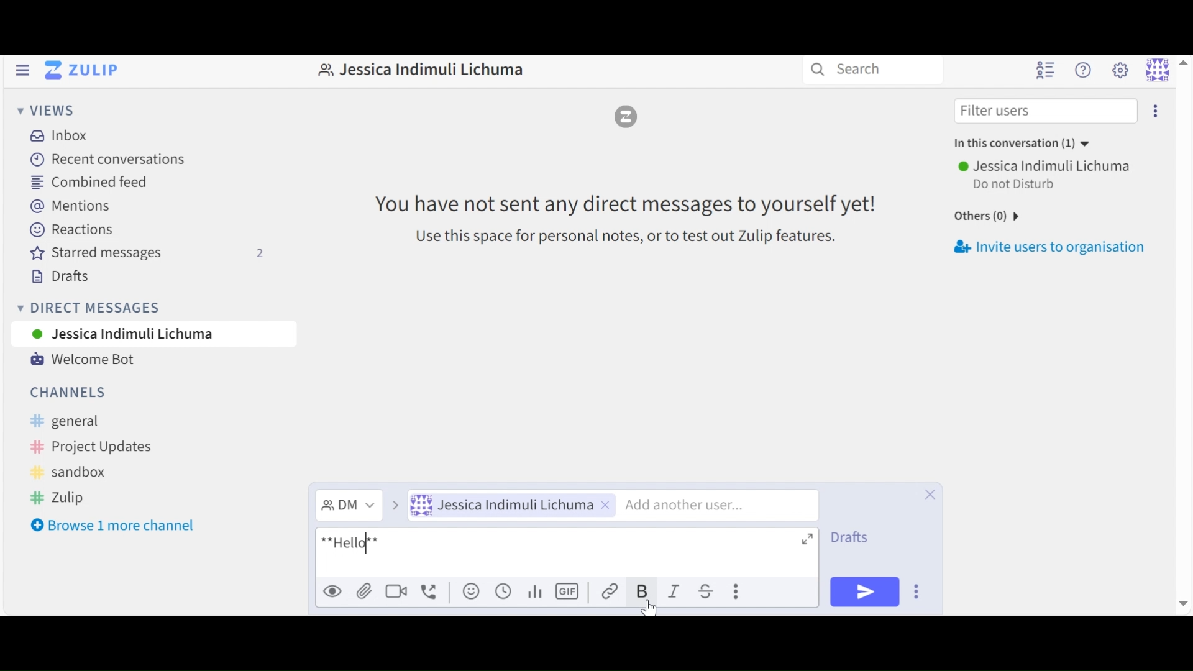  Describe the element at coordinates (70, 207) in the screenshot. I see `Mentions` at that location.